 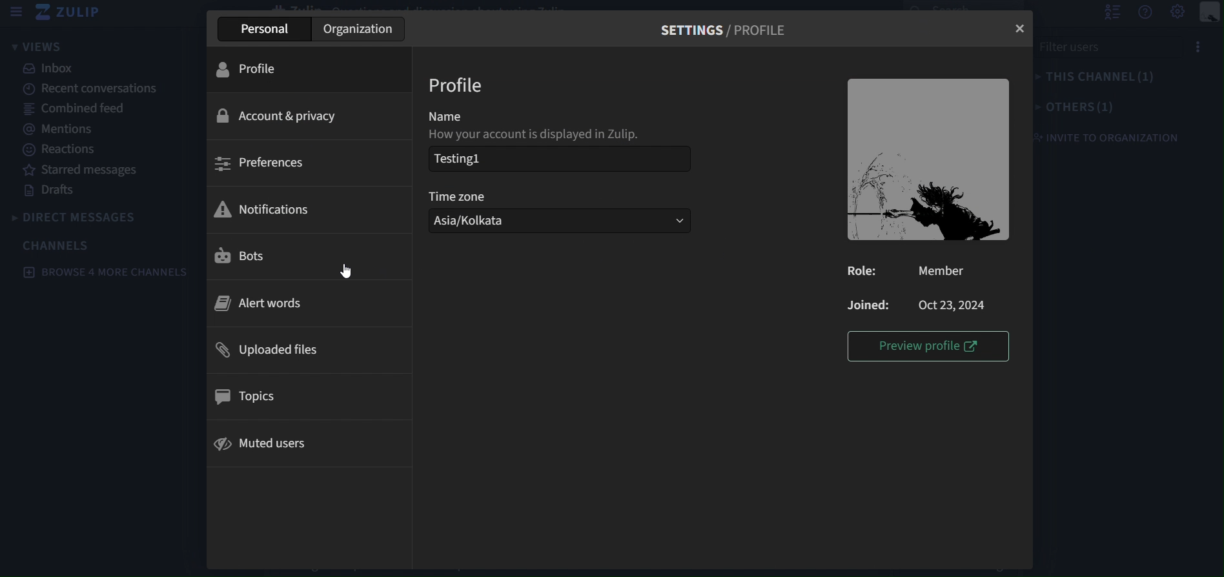 What do you see at coordinates (78, 218) in the screenshot?
I see `direct messages` at bounding box center [78, 218].